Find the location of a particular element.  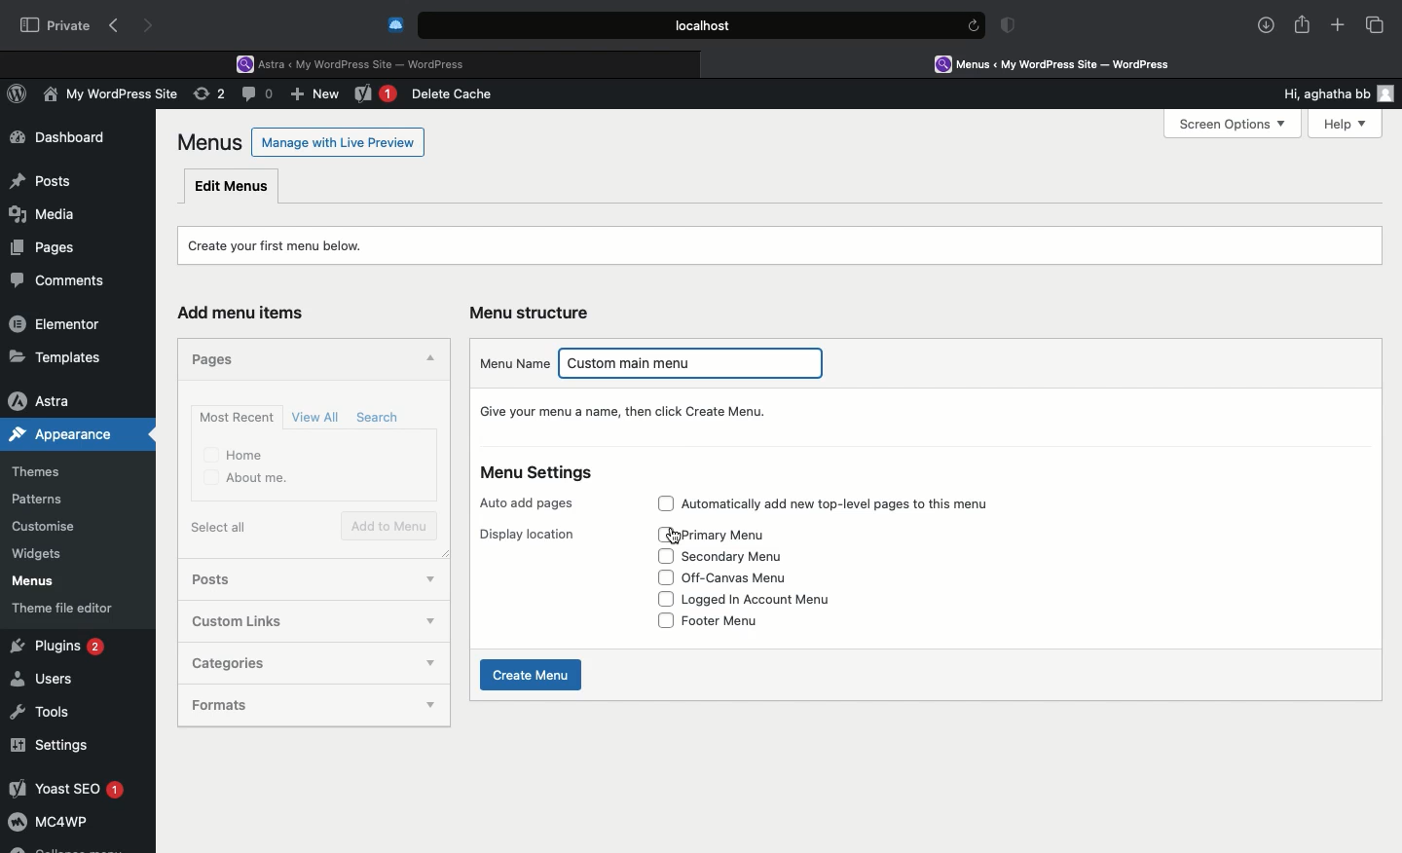

Menus is located at coordinates (211, 142).